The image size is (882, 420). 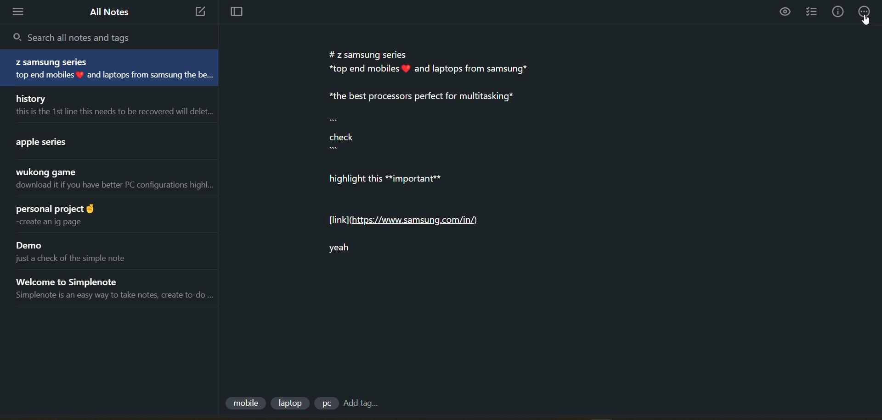 I want to click on note title and preview, so click(x=108, y=181).